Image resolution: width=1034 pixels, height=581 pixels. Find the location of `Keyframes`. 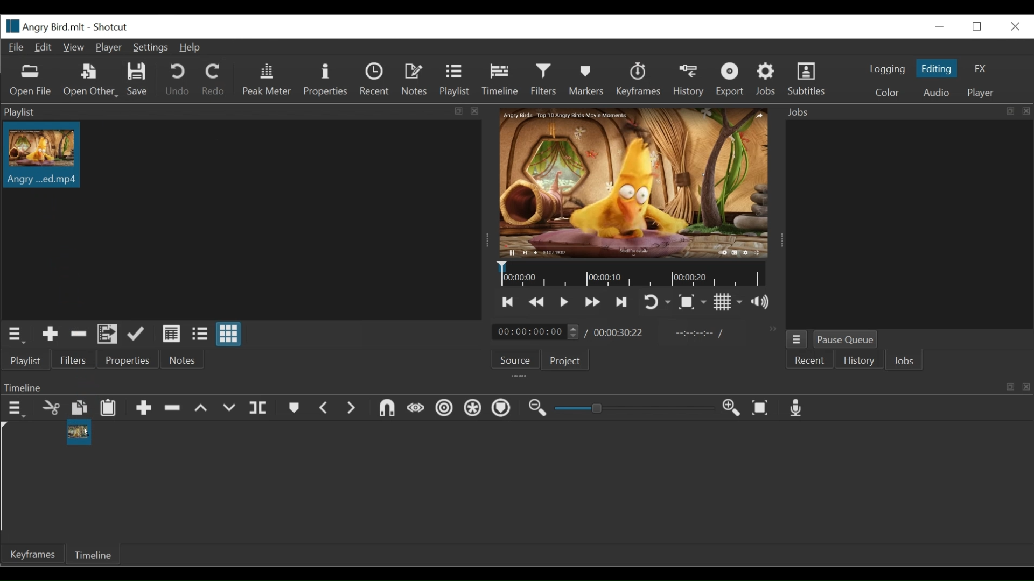

Keyframes is located at coordinates (639, 79).